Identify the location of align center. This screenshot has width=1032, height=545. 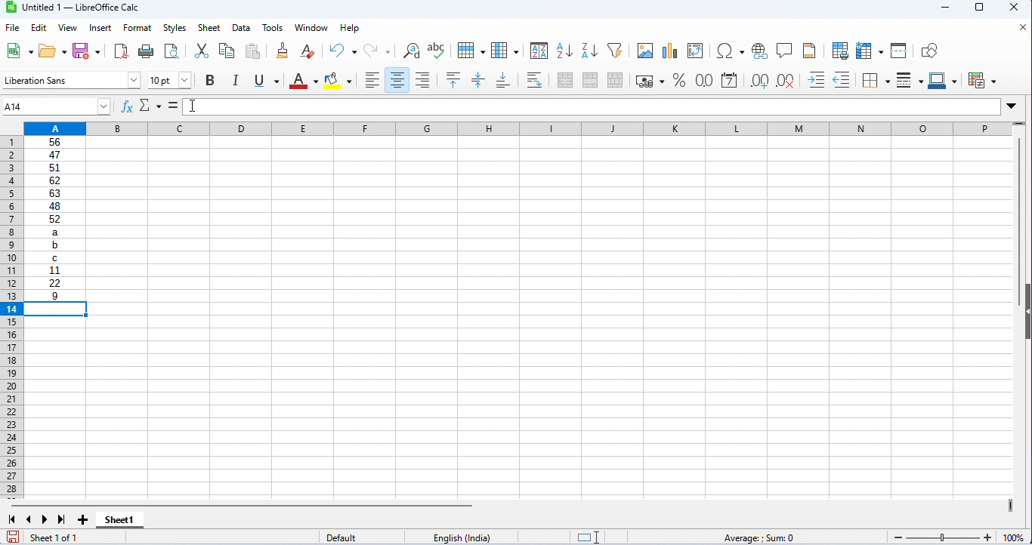
(396, 80).